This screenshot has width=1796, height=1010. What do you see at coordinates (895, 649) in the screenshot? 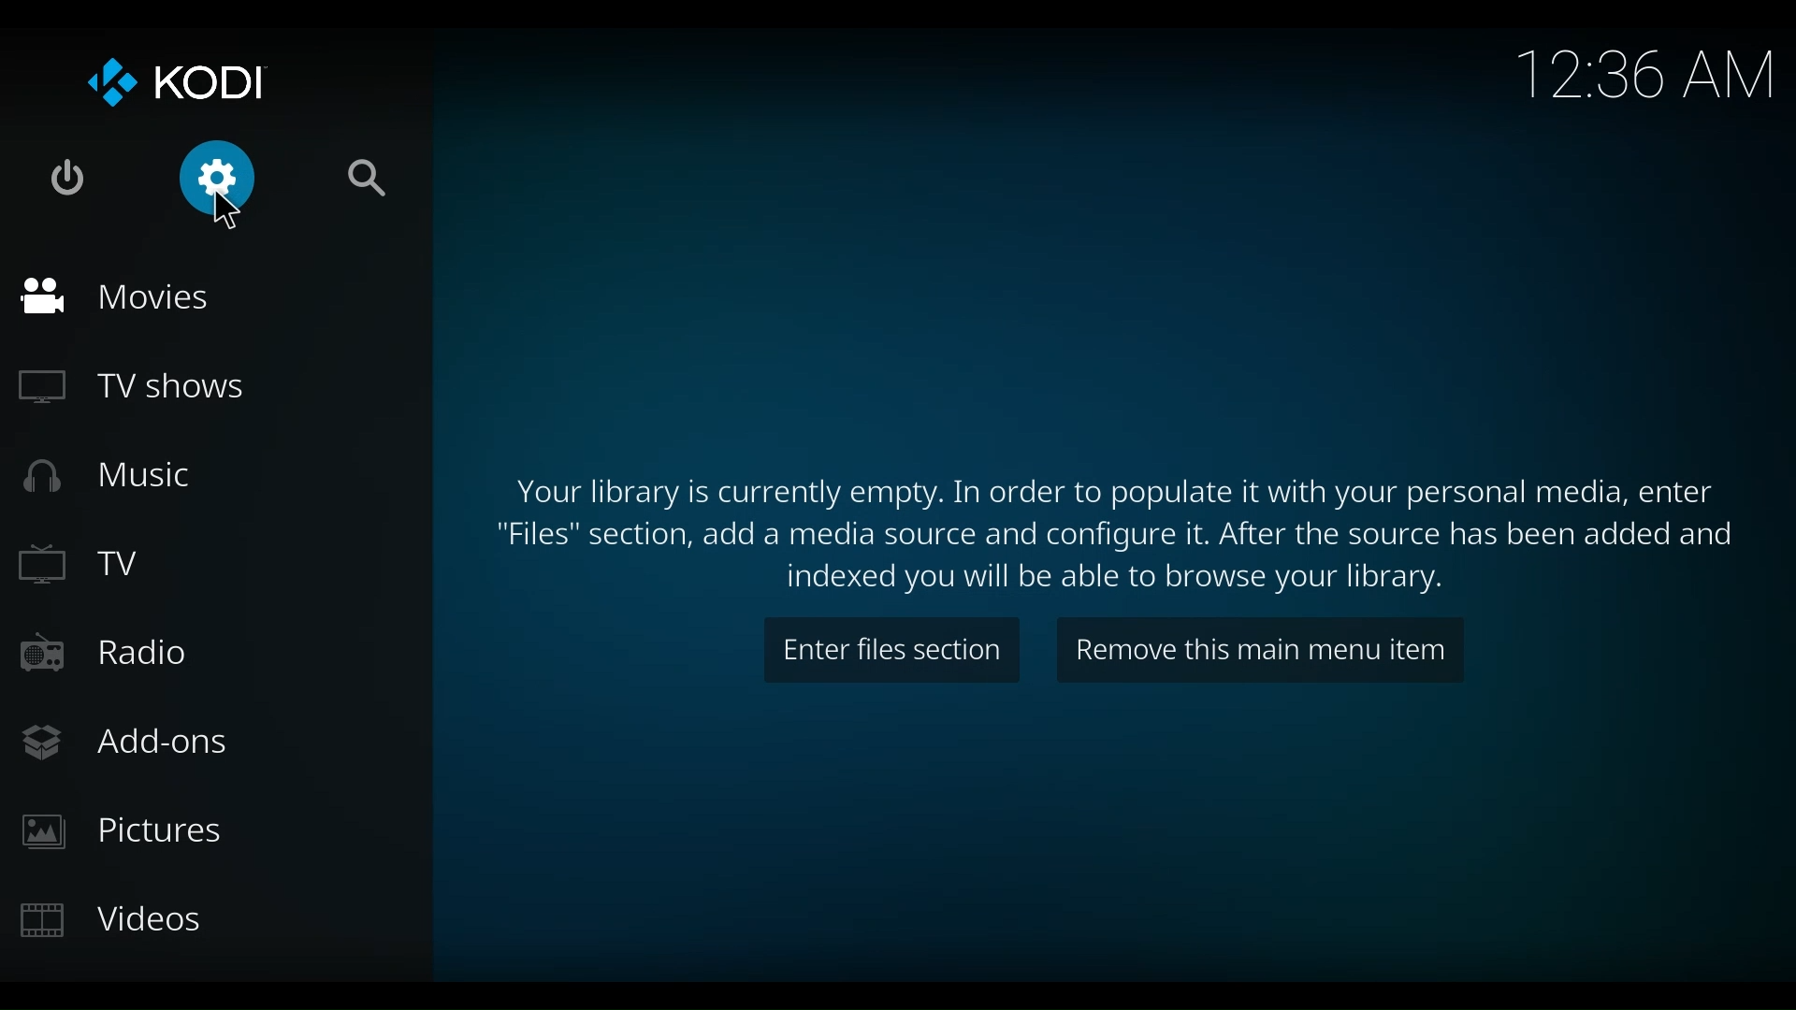
I see `Enter files section` at bounding box center [895, 649].